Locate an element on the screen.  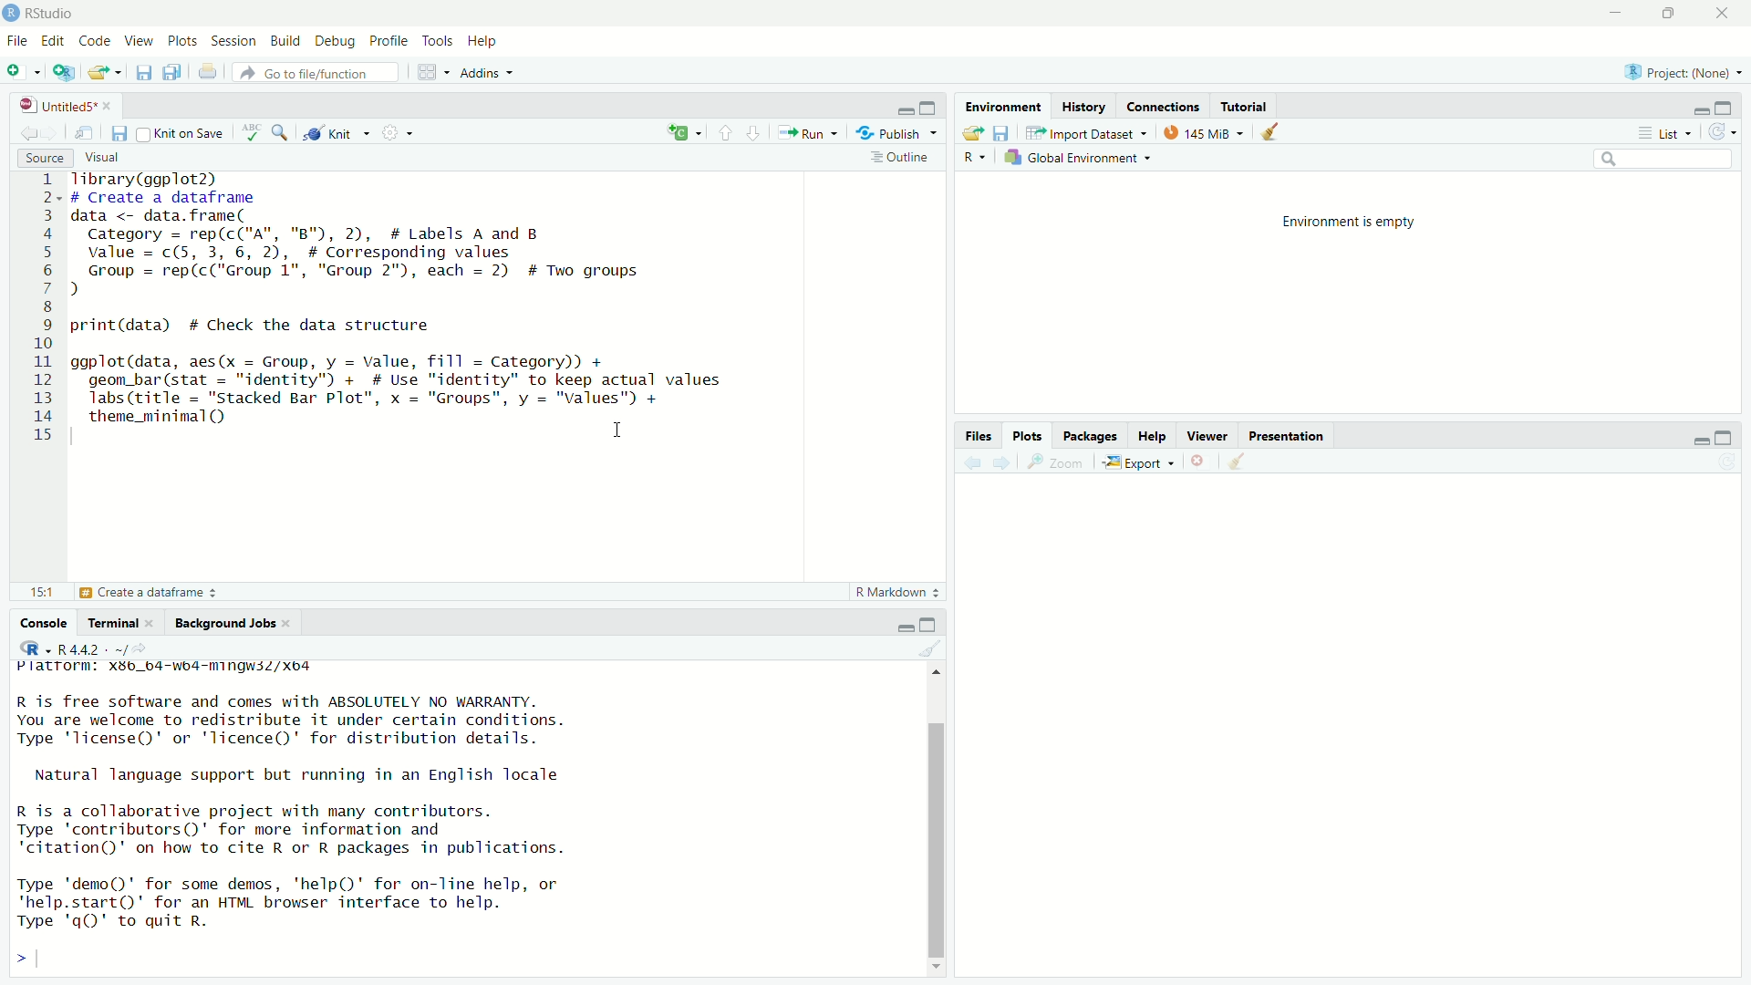
Packages is located at coordinates (1087, 433).